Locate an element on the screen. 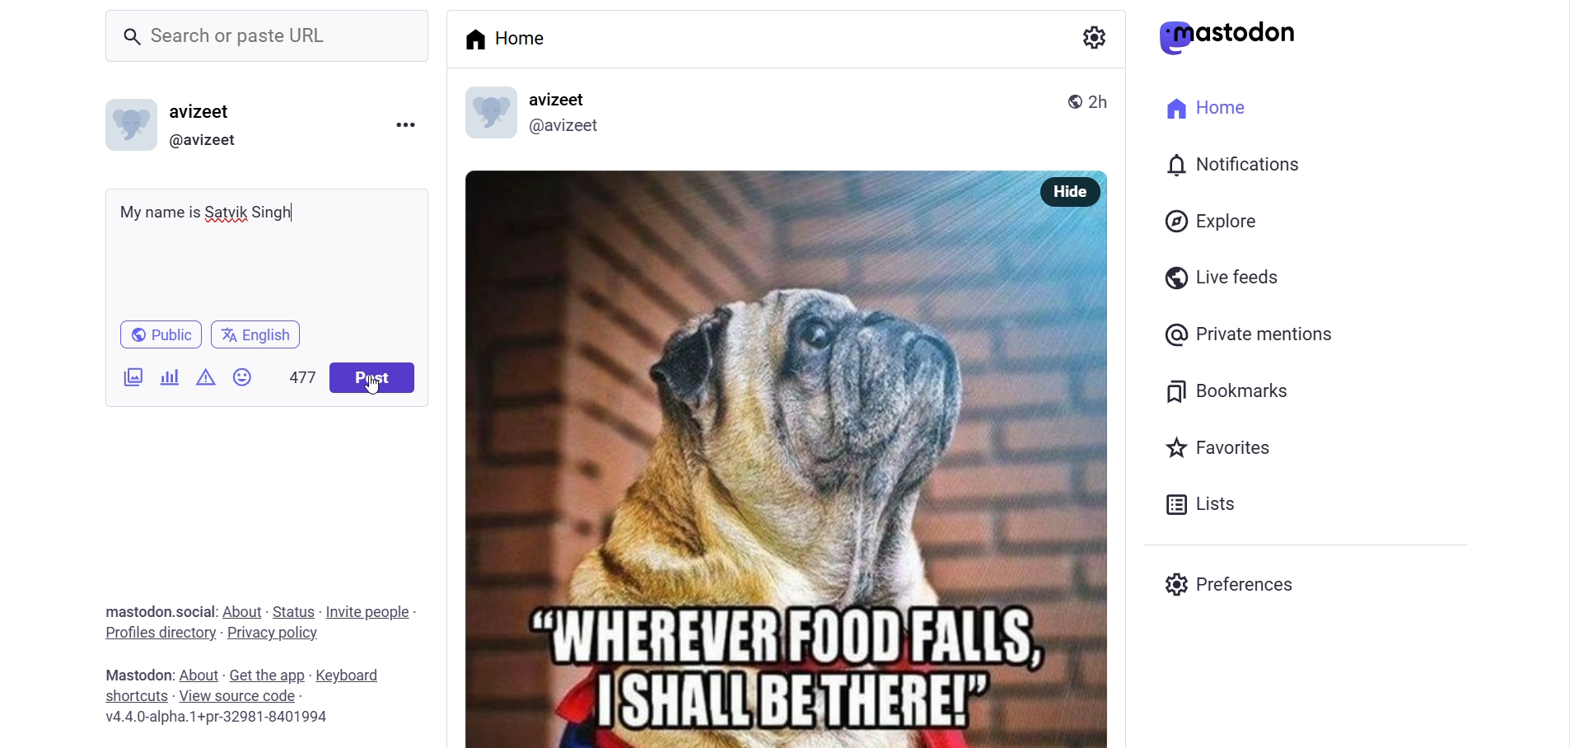 Image resolution: width=1570 pixels, height=748 pixels. @avizeet is located at coordinates (570, 127).